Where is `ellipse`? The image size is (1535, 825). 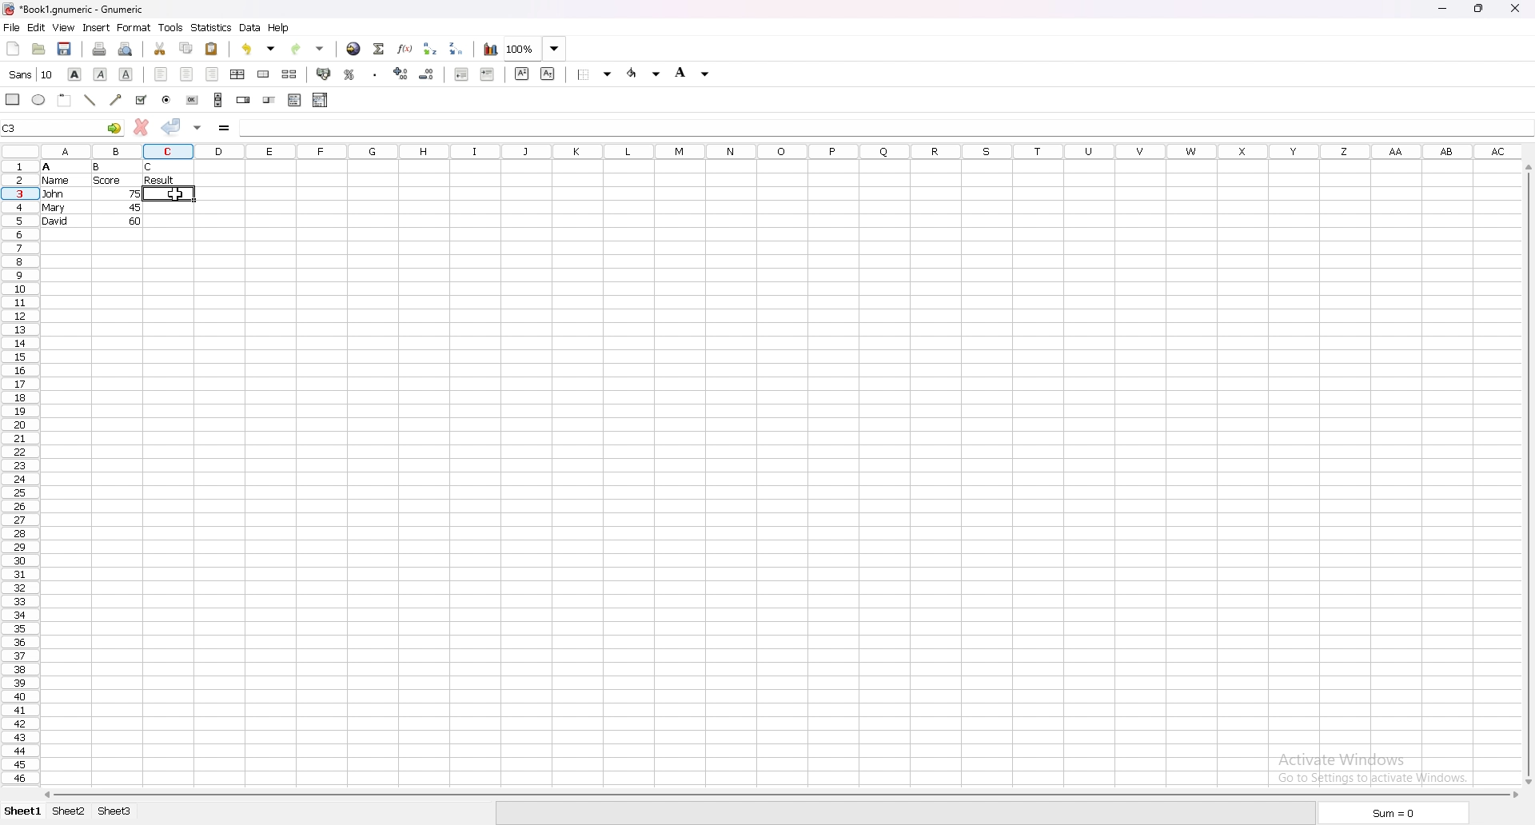 ellipse is located at coordinates (39, 99).